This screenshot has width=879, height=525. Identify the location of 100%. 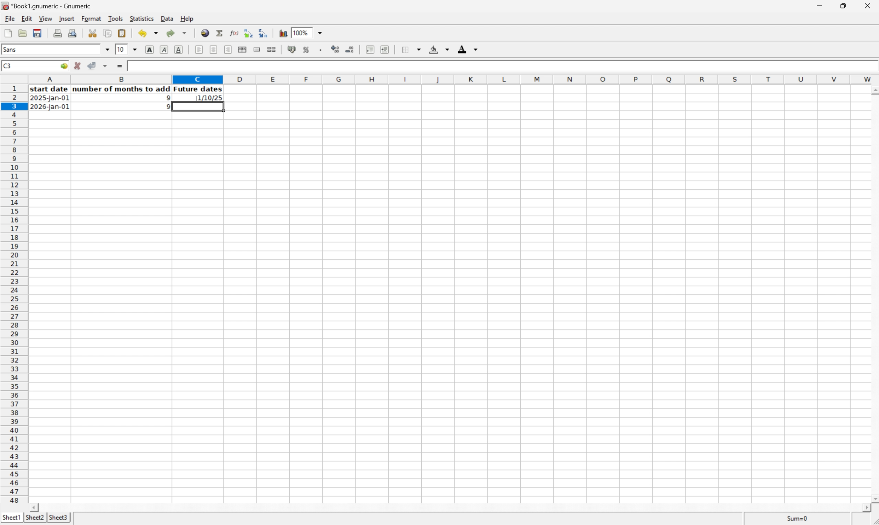
(300, 32).